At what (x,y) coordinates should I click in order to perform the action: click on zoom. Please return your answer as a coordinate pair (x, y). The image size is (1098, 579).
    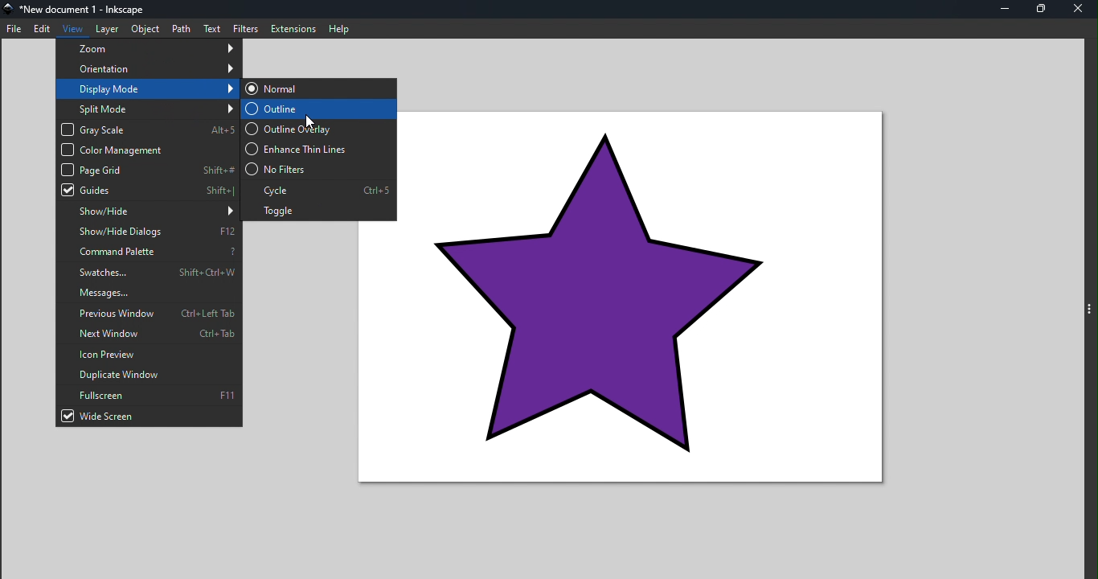
    Looking at the image, I should click on (150, 47).